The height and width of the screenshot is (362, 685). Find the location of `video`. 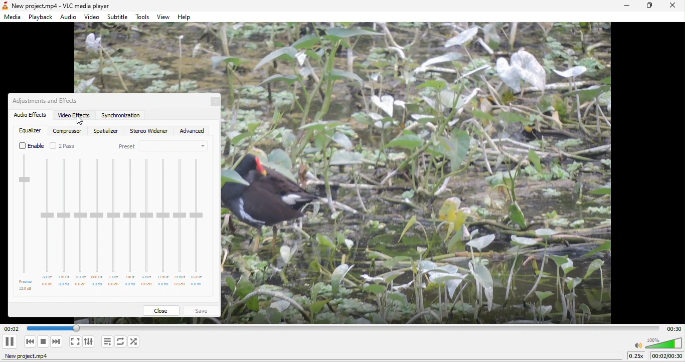

video is located at coordinates (93, 17).